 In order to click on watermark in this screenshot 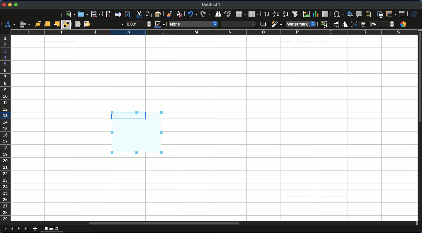, I will do `click(138, 133)`.